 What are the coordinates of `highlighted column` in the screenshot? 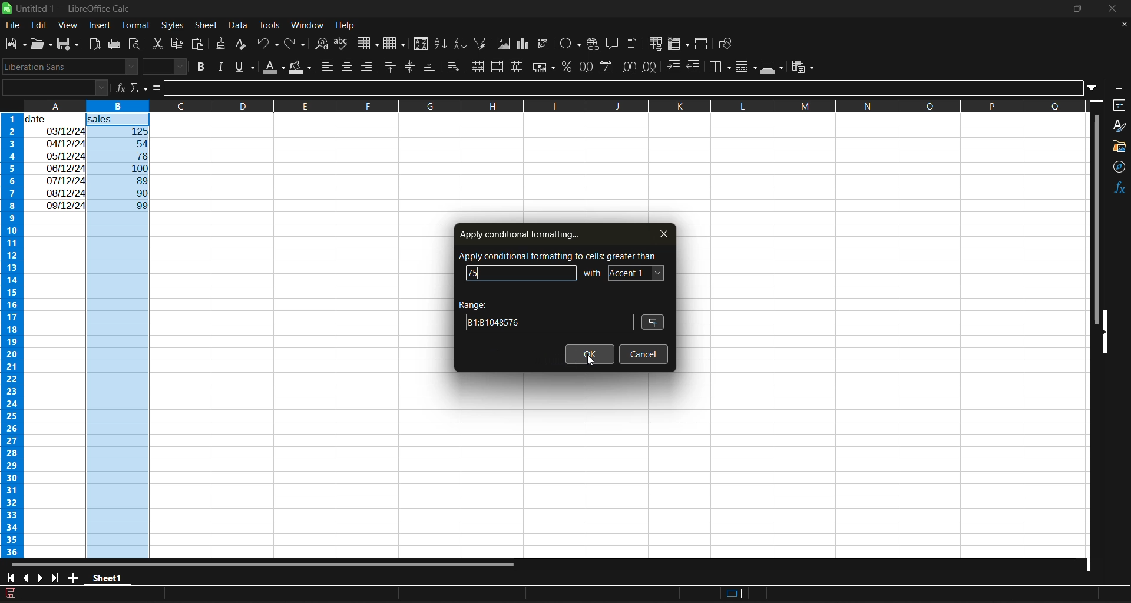 It's located at (122, 336).